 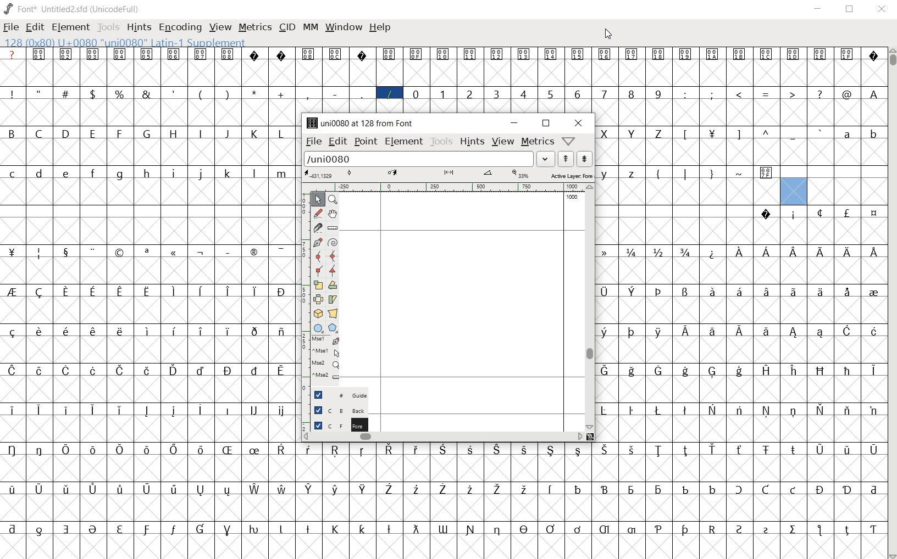 I want to click on glyph, so click(x=604, y=529).